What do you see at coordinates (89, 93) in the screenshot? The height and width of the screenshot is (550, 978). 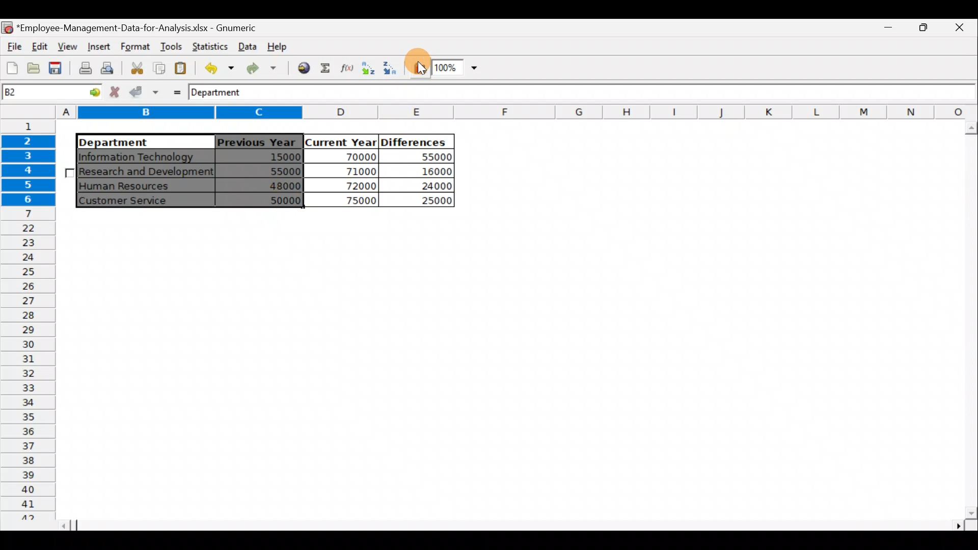 I see `go to` at bounding box center [89, 93].